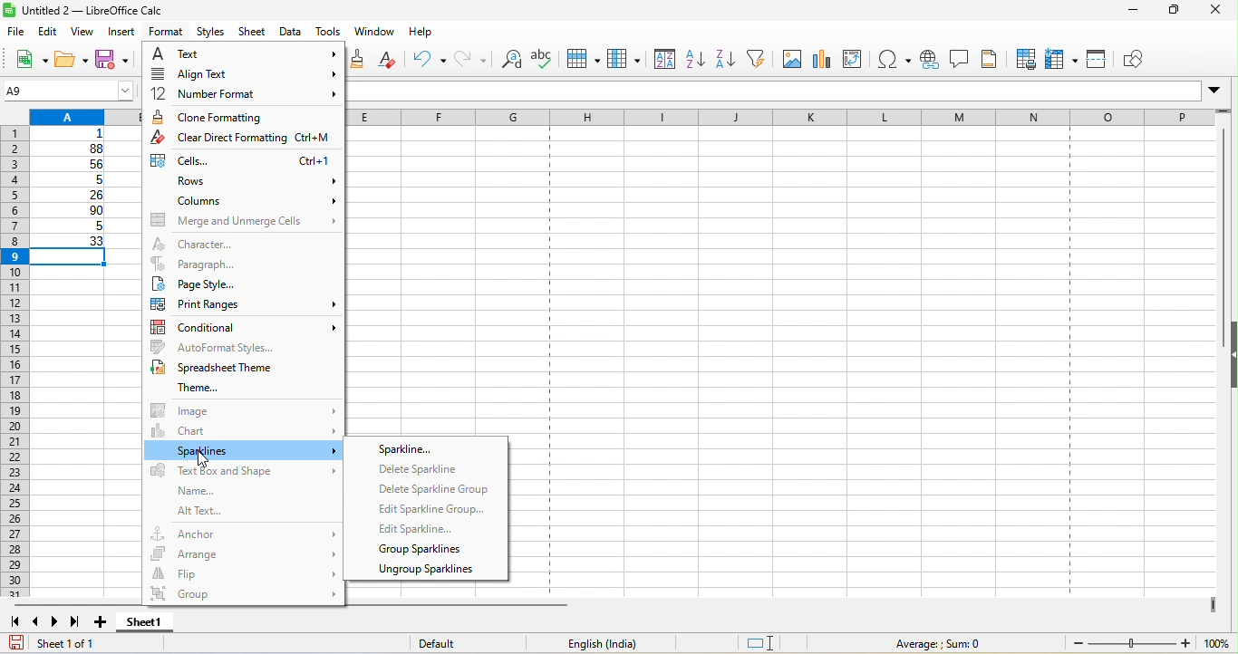 Image resolution: width=1238 pixels, height=654 pixels. Describe the element at coordinates (790, 58) in the screenshot. I see `image` at that location.